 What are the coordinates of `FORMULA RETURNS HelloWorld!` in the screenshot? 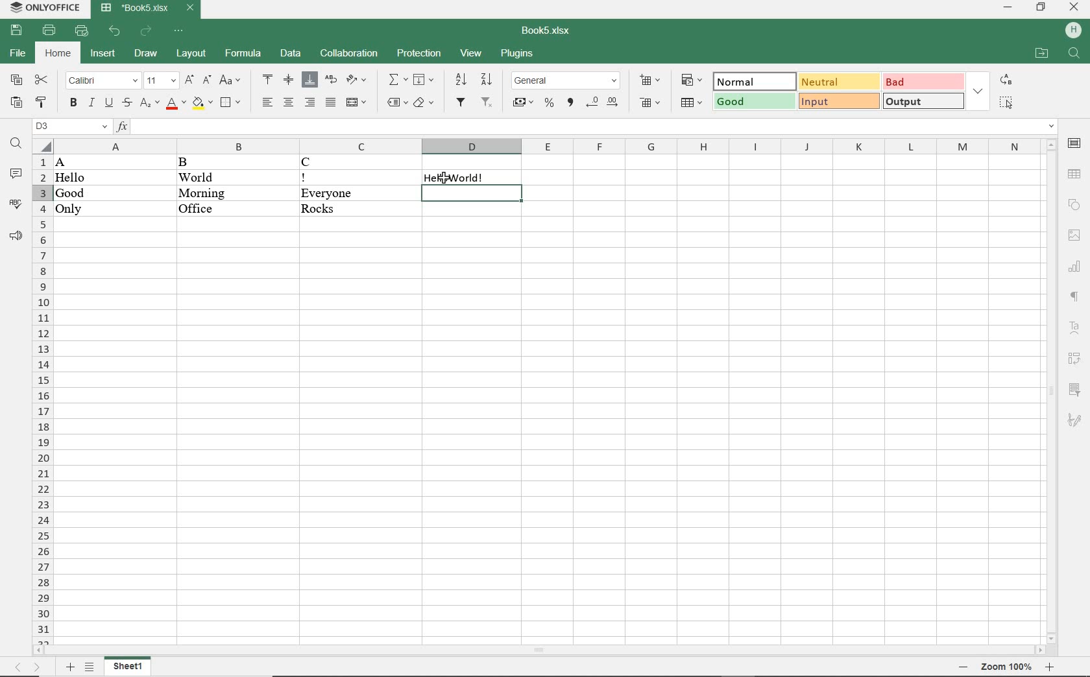 It's located at (478, 174).